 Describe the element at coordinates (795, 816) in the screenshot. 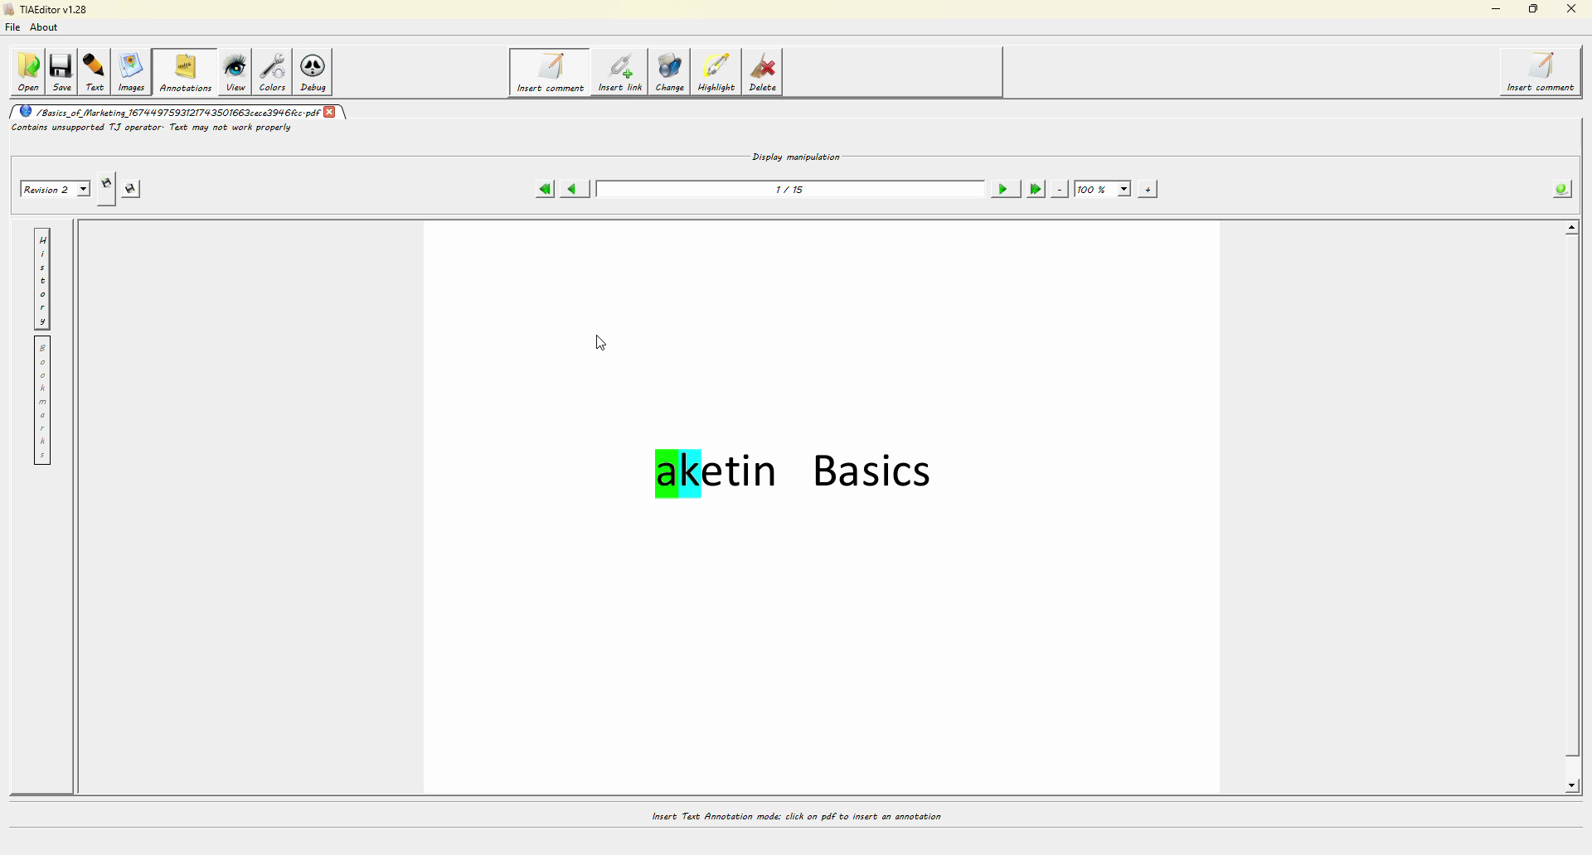

I see `Insert Text Annotation mode: click on pdf to insert an annotation` at that location.